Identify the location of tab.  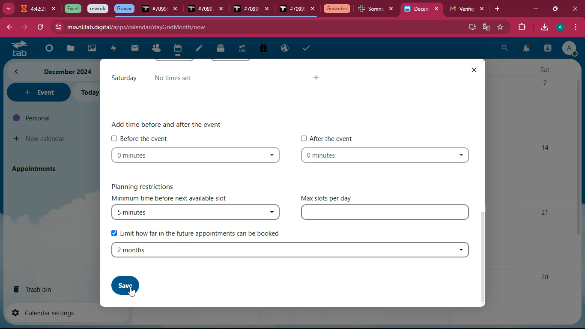
(98, 9).